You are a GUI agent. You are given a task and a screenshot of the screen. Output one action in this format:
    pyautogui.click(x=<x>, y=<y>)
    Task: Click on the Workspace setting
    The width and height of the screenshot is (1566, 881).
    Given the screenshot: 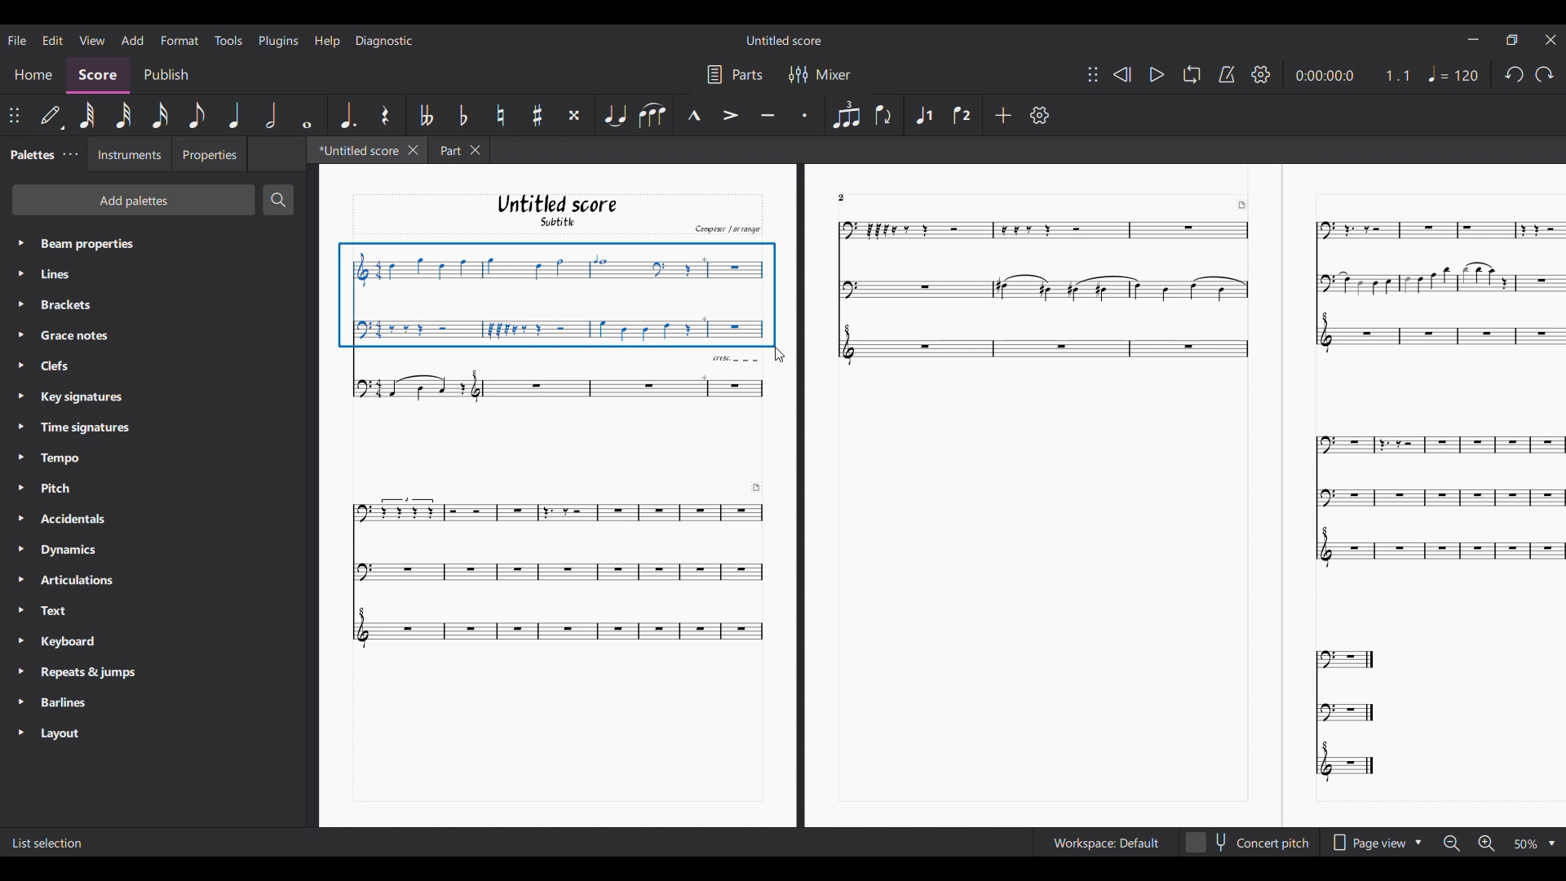 What is the action you would take?
    pyautogui.click(x=1105, y=843)
    